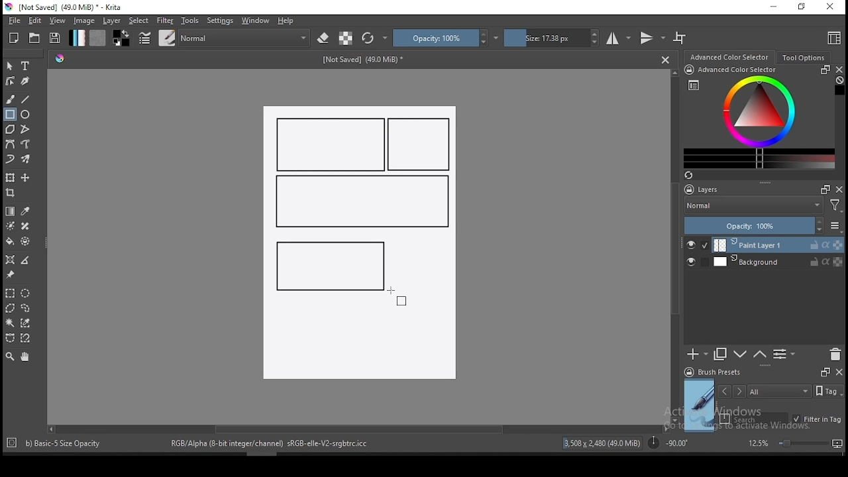 The width and height of the screenshot is (848, 477). Describe the element at coordinates (10, 241) in the screenshot. I see `paint bucket tool` at that location.